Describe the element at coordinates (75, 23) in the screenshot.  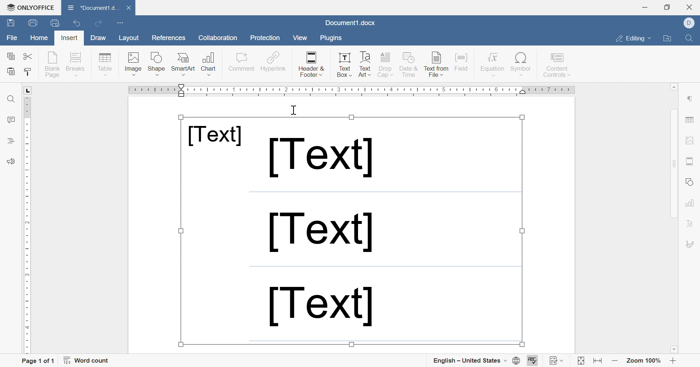
I see `Undo` at that location.